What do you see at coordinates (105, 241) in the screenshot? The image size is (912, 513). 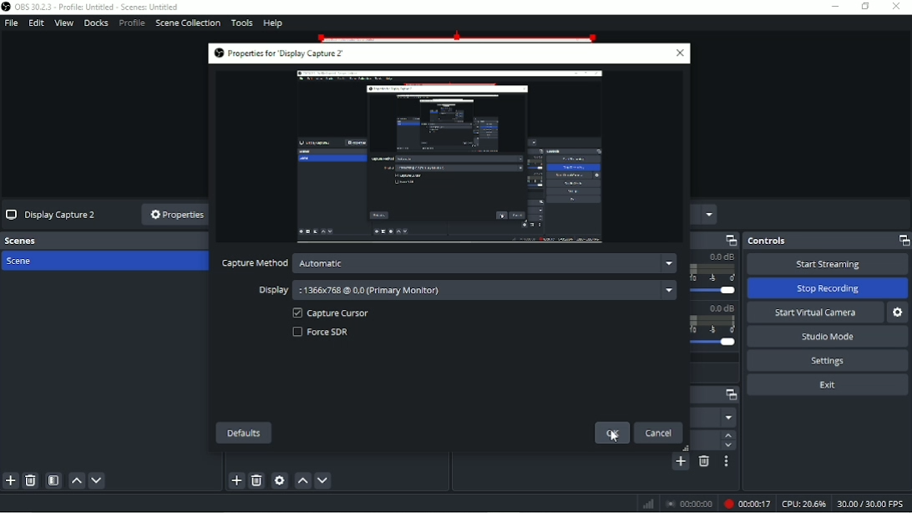 I see `Scenes` at bounding box center [105, 241].